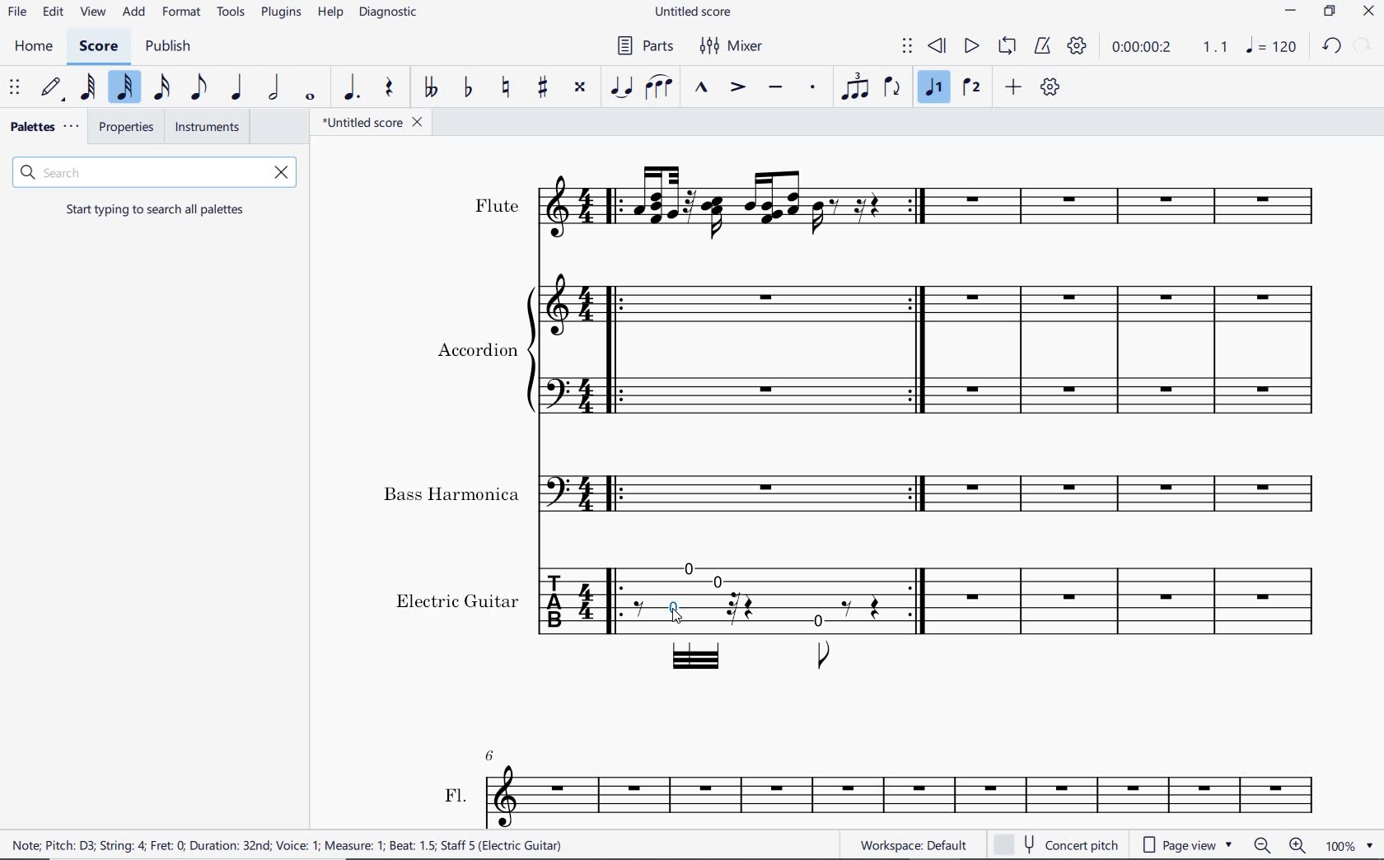 The width and height of the screenshot is (1384, 860). Describe the element at coordinates (1347, 846) in the screenshot. I see `zoom factor` at that location.